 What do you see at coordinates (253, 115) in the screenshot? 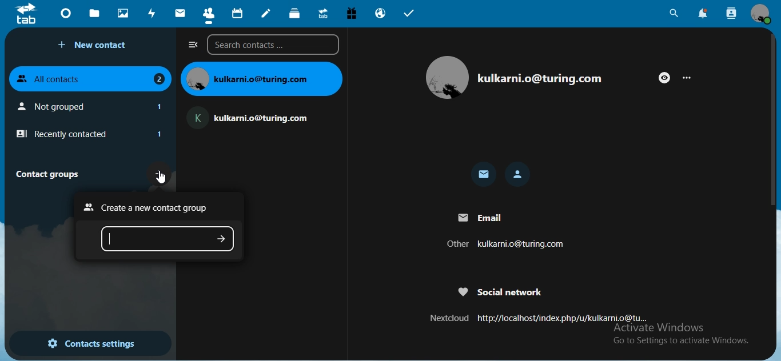
I see `kulkarni.o@turing.com` at bounding box center [253, 115].